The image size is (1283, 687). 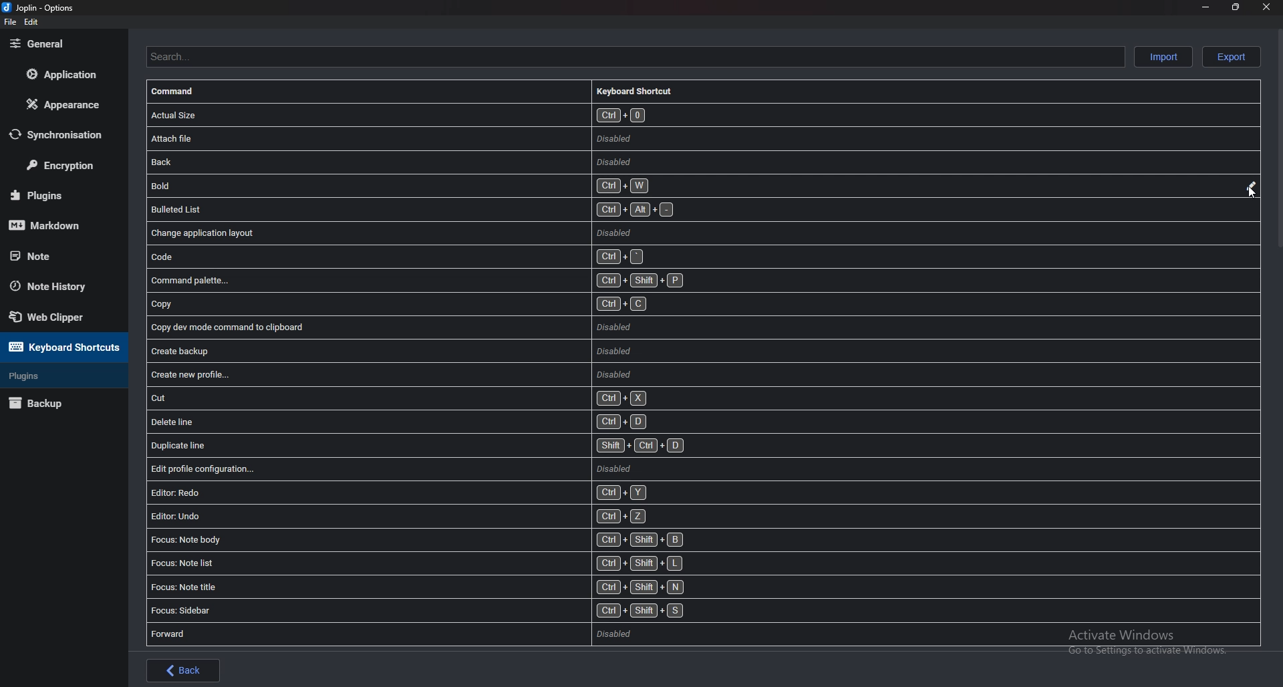 What do you see at coordinates (464, 305) in the screenshot?
I see `Copy` at bounding box center [464, 305].